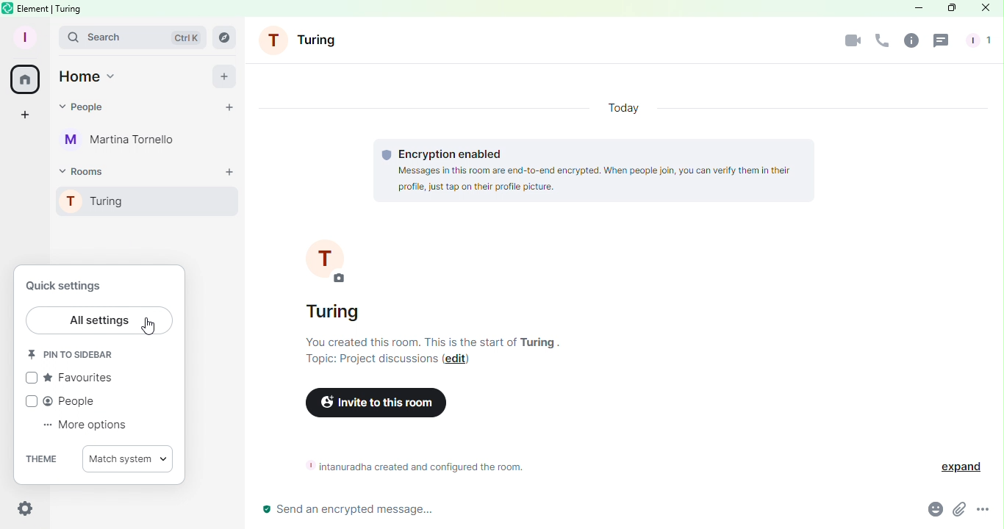 This screenshot has width=1004, height=529. Describe the element at coordinates (959, 512) in the screenshot. I see `Attachment` at that location.